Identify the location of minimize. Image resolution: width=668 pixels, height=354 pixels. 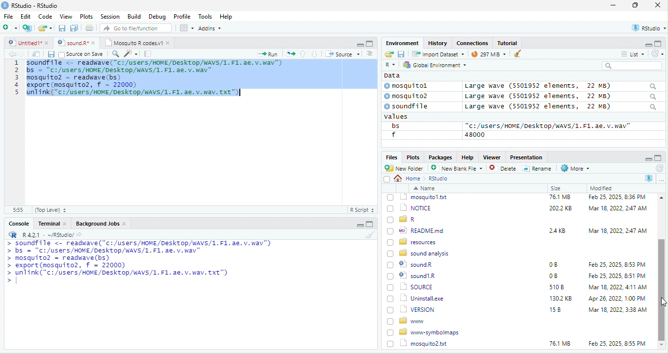
(360, 44).